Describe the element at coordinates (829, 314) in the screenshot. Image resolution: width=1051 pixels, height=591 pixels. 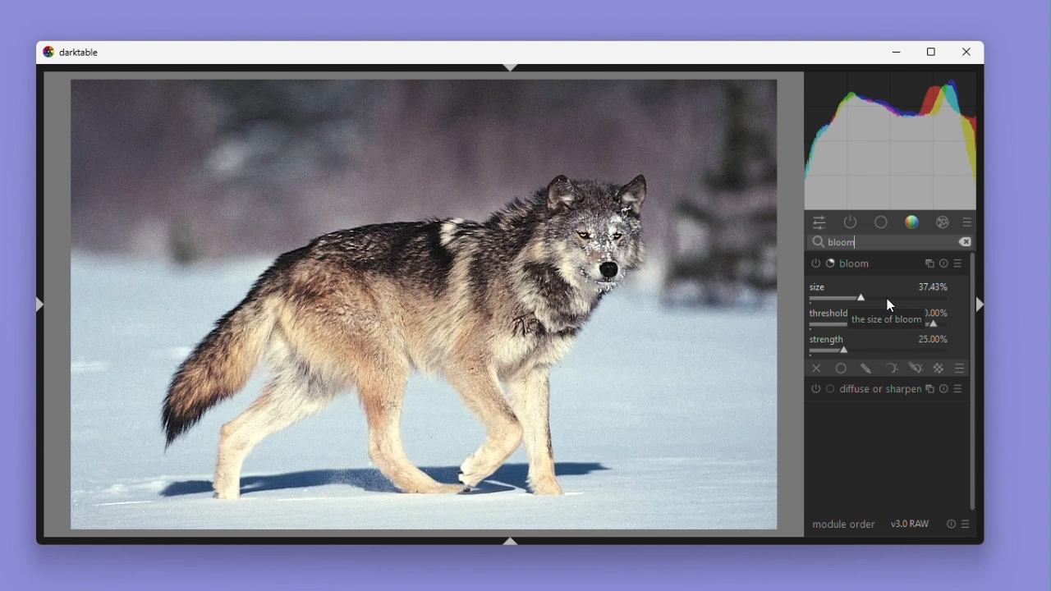
I see `threshold` at that location.